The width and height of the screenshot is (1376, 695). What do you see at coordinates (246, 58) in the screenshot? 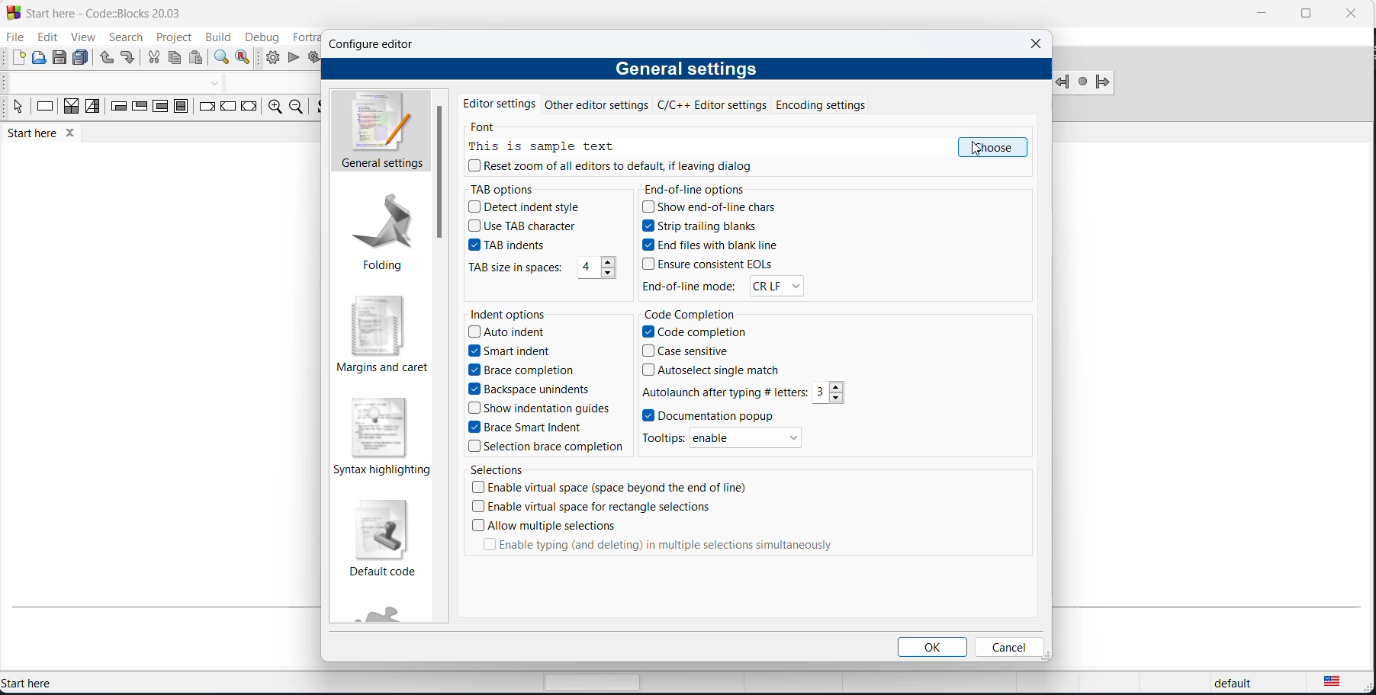
I see `replace` at bounding box center [246, 58].